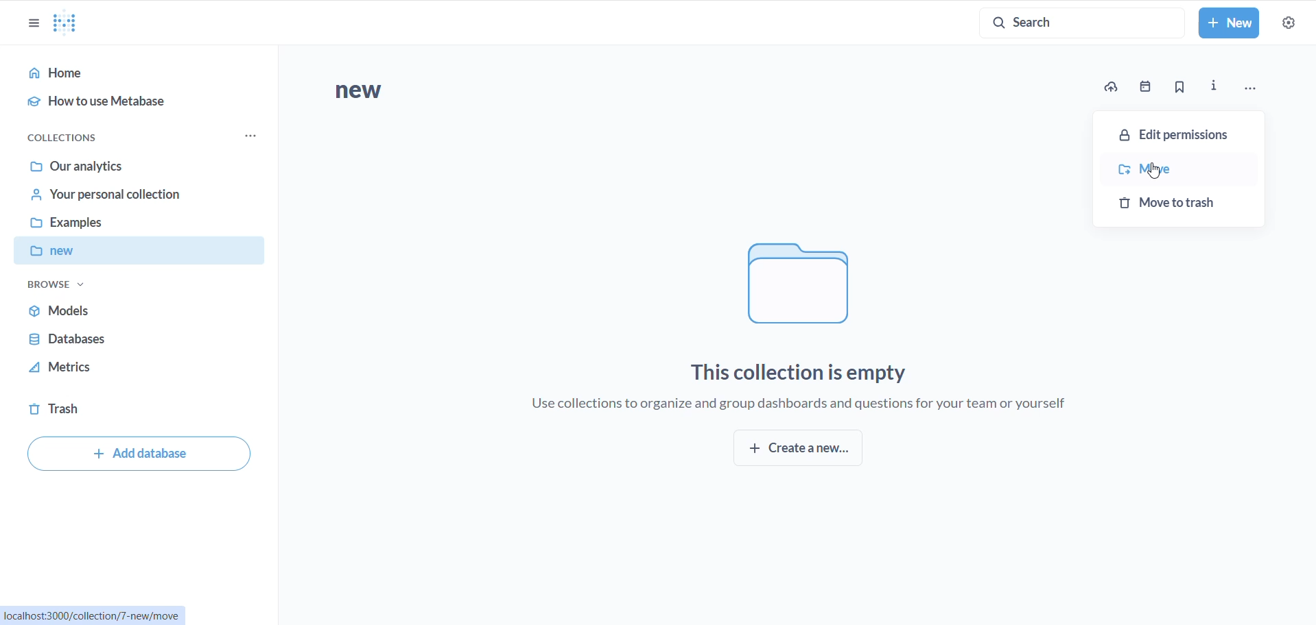 The height and width of the screenshot is (625, 1316). What do you see at coordinates (814, 384) in the screenshot?
I see `This collection is empty
Use collections to organize and group dashboards and questions for your team or yourself` at bounding box center [814, 384].